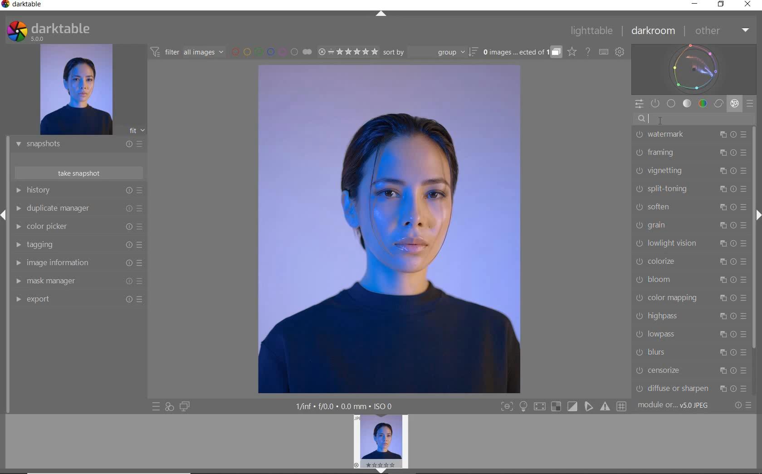  What do you see at coordinates (719, 104) in the screenshot?
I see `CORRECT` at bounding box center [719, 104].